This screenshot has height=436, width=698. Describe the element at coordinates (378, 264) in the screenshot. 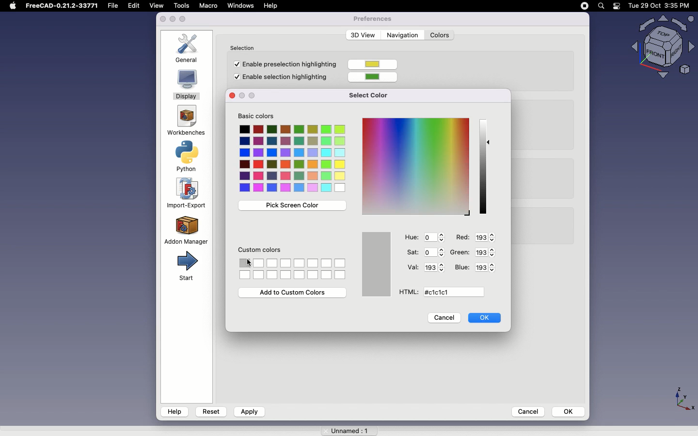

I see `Window color` at that location.